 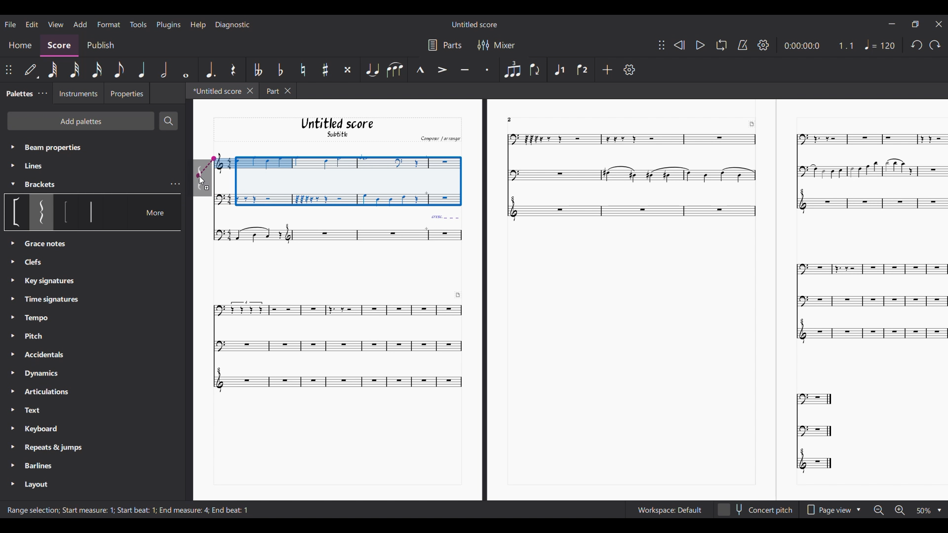 I want to click on , so click(x=9, y=164).